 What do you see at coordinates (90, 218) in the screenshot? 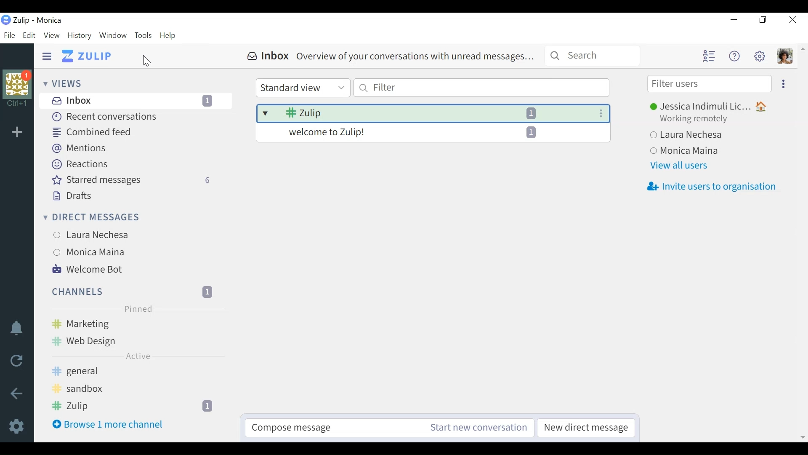
I see `Direct messages dropdown` at bounding box center [90, 218].